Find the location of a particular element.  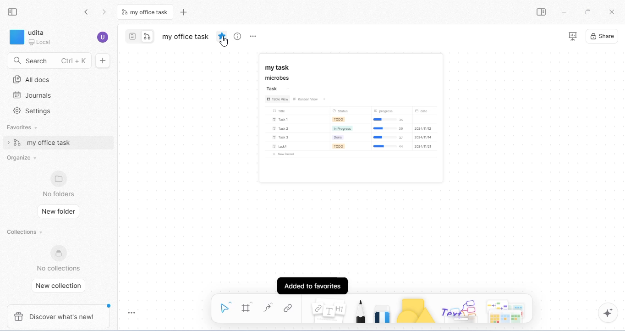

arrows and more is located at coordinates (508, 309).